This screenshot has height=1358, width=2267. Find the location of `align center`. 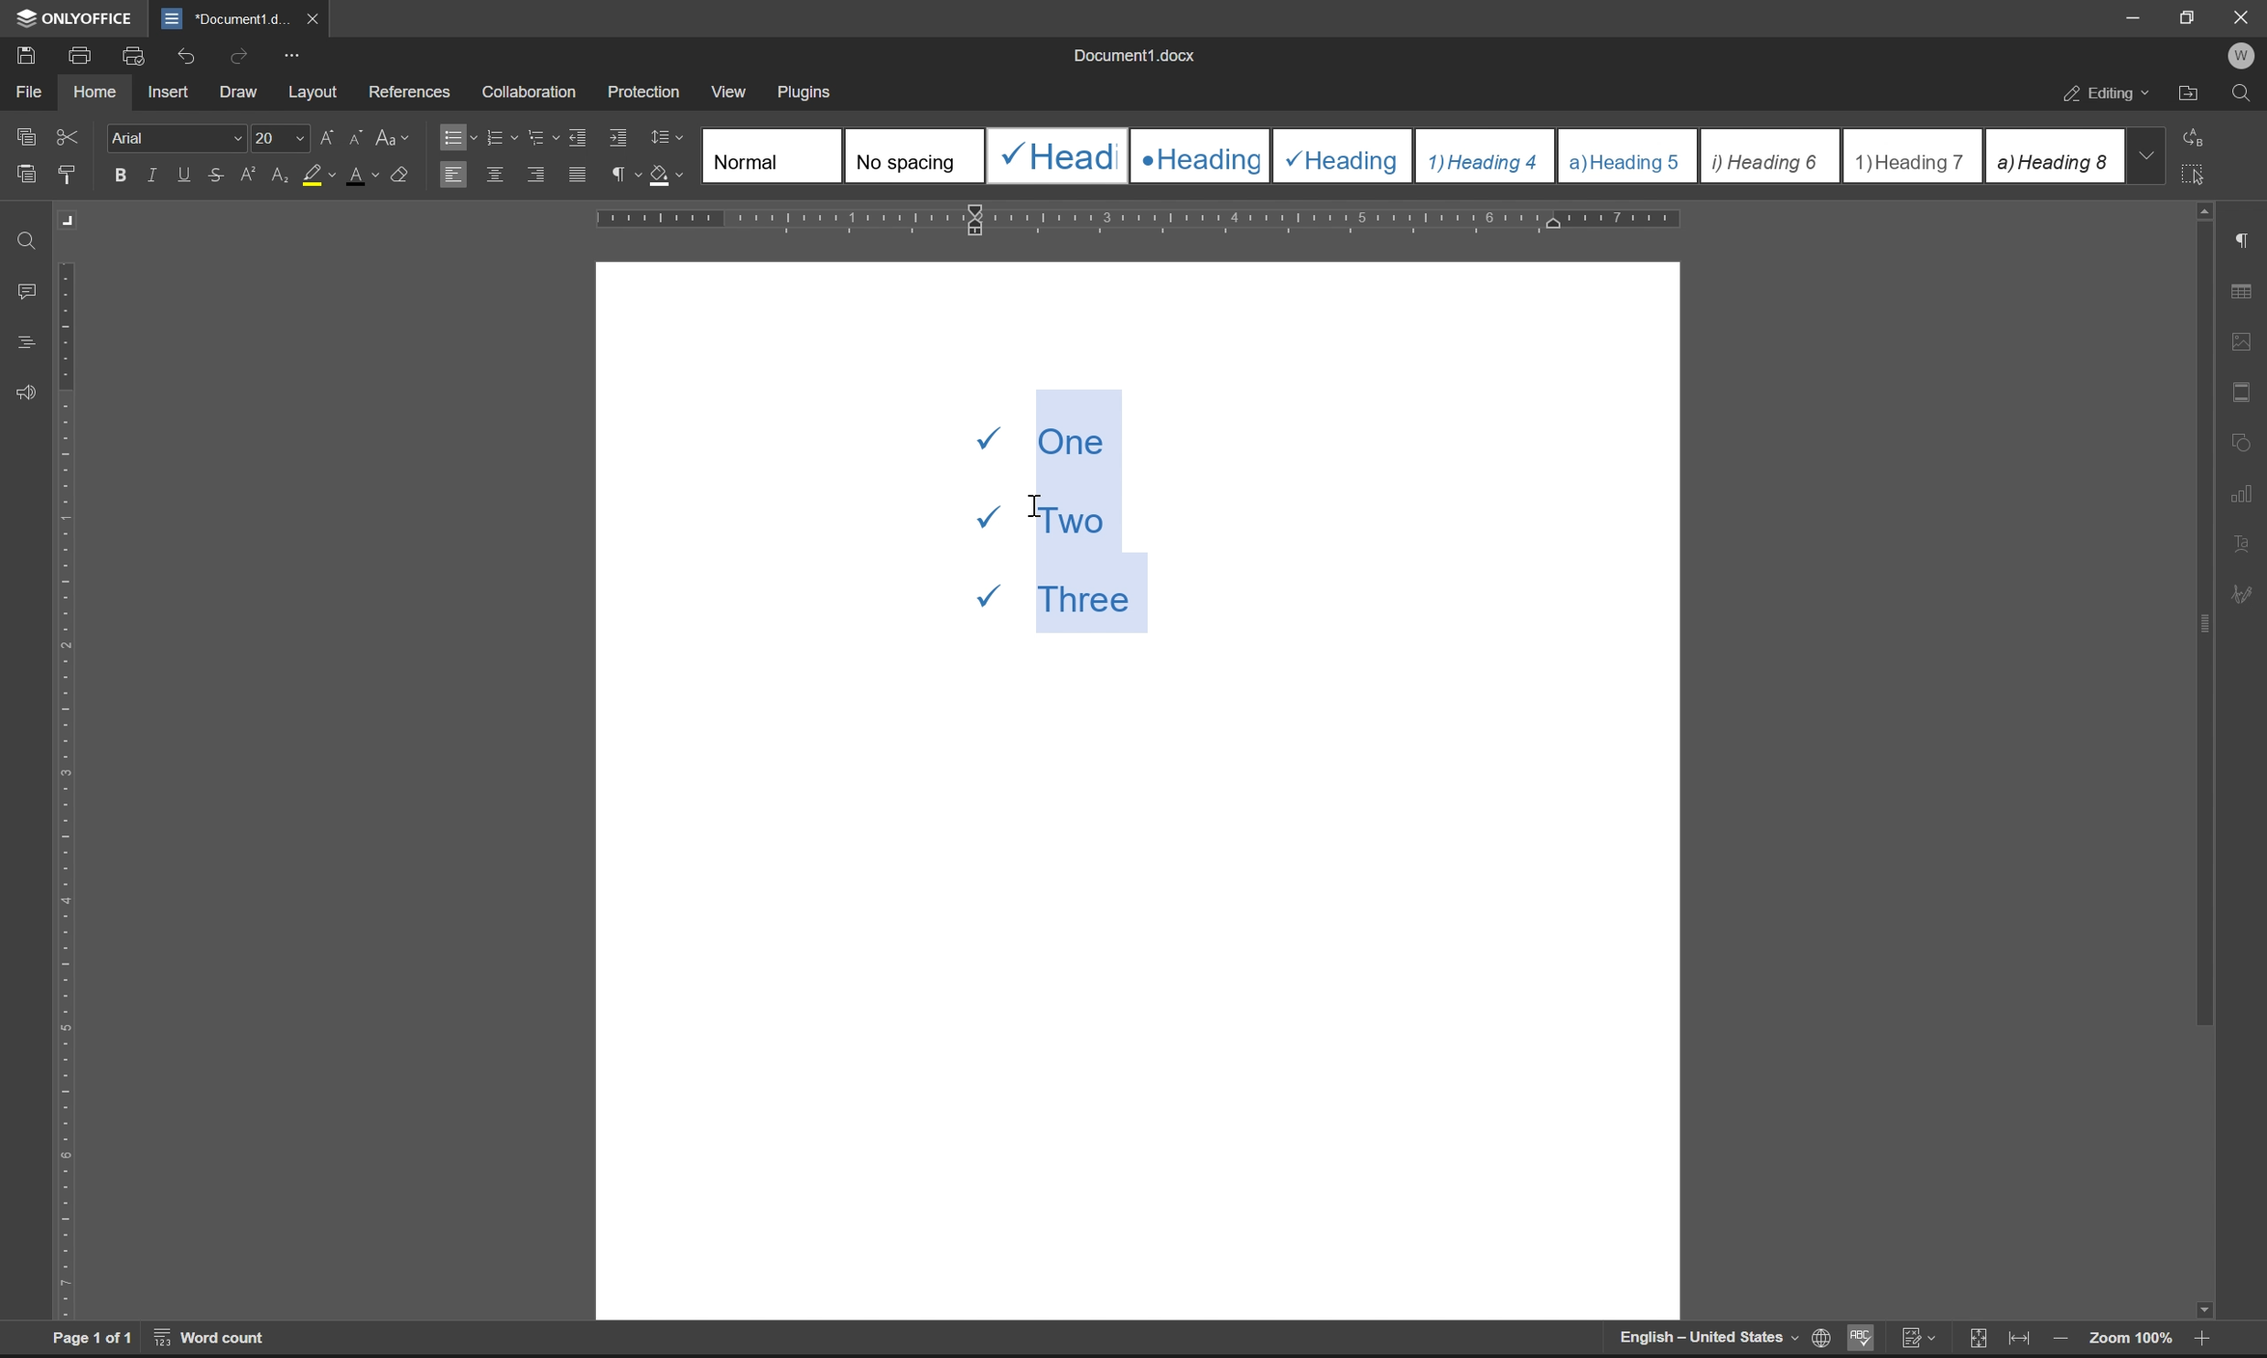

align center is located at coordinates (496, 173).